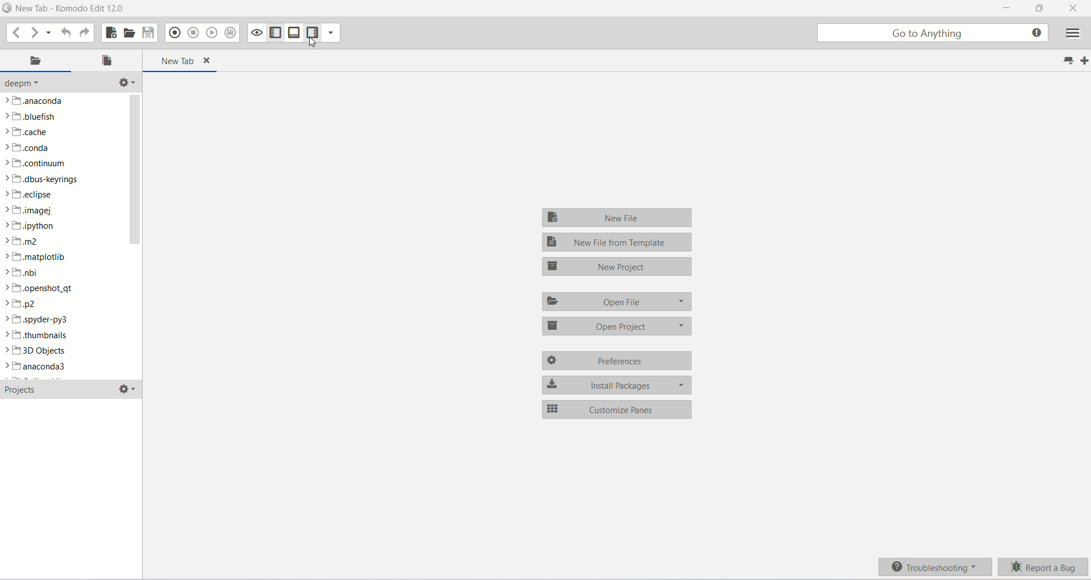 This screenshot has height=580, width=1091. What do you see at coordinates (34, 101) in the screenshot?
I see `anaconda` at bounding box center [34, 101].